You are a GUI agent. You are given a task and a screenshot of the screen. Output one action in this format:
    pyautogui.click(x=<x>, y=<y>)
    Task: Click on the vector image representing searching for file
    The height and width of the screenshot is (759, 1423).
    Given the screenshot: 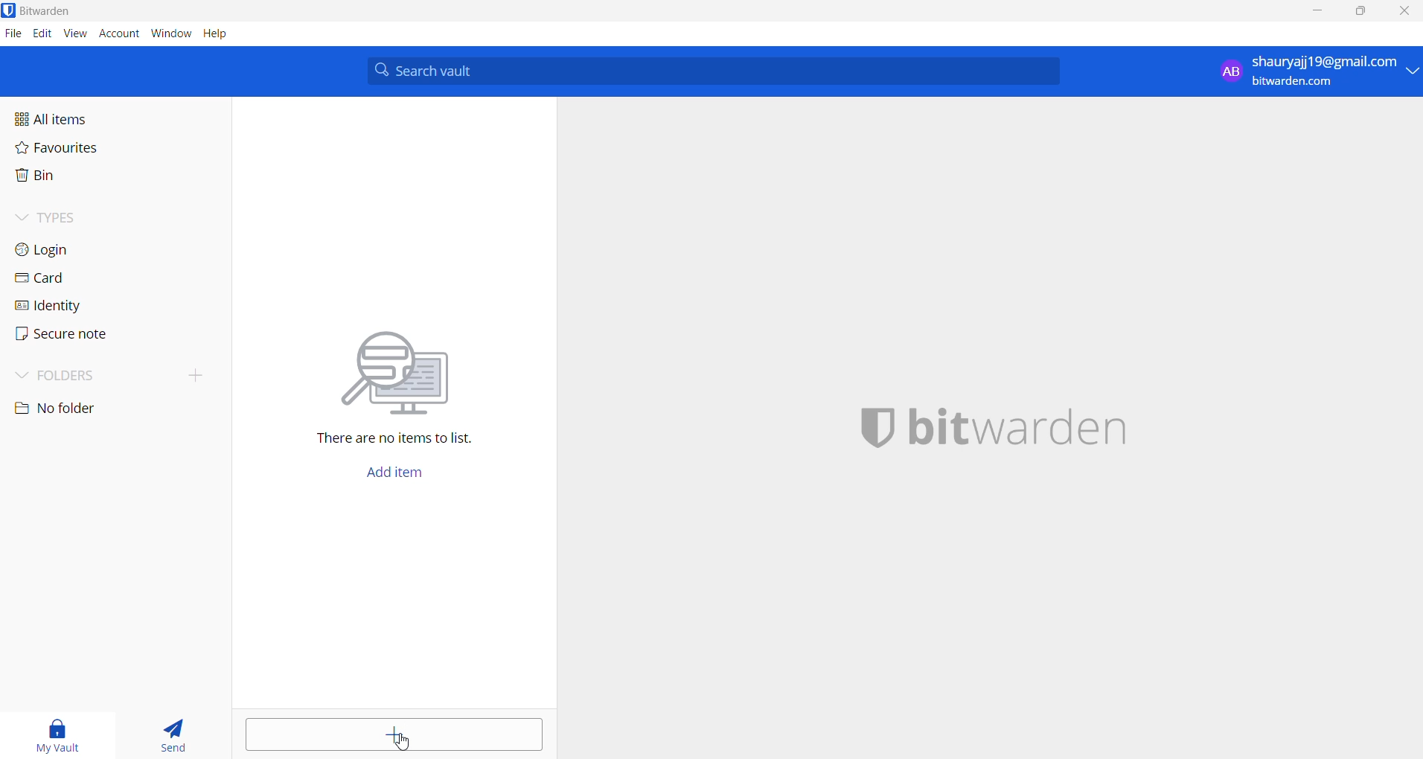 What is the action you would take?
    pyautogui.click(x=405, y=362)
    